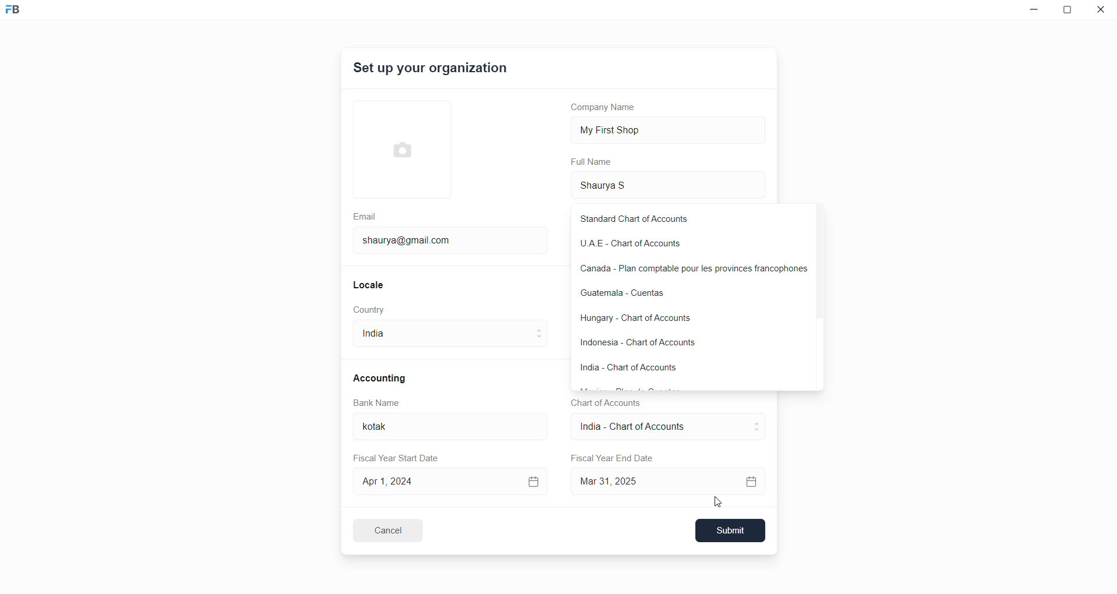 Image resolution: width=1117 pixels, height=594 pixels. I want to click on close, so click(1101, 12).